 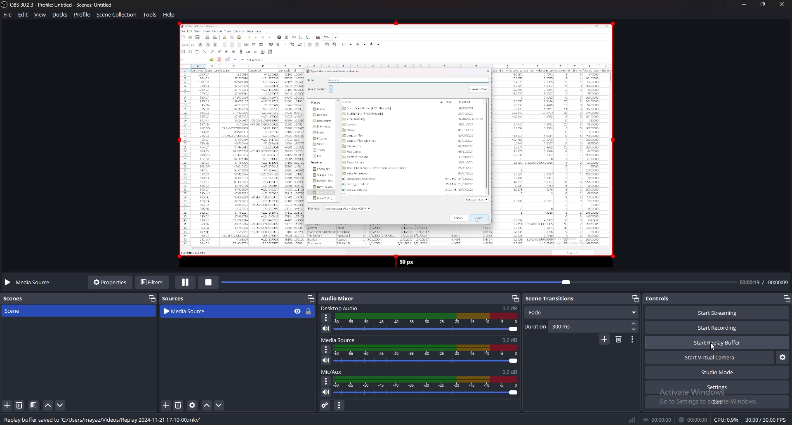 What do you see at coordinates (207, 405) in the screenshot?
I see `move source up` at bounding box center [207, 405].